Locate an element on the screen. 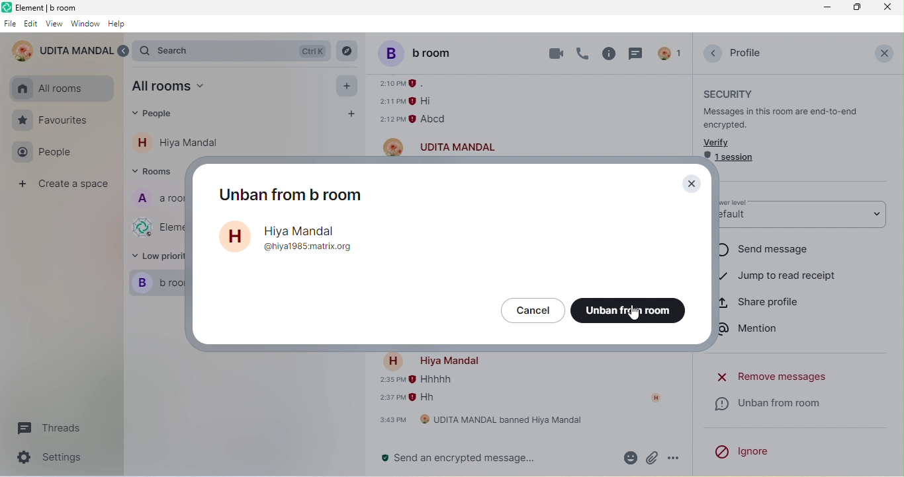  option is located at coordinates (674, 459).